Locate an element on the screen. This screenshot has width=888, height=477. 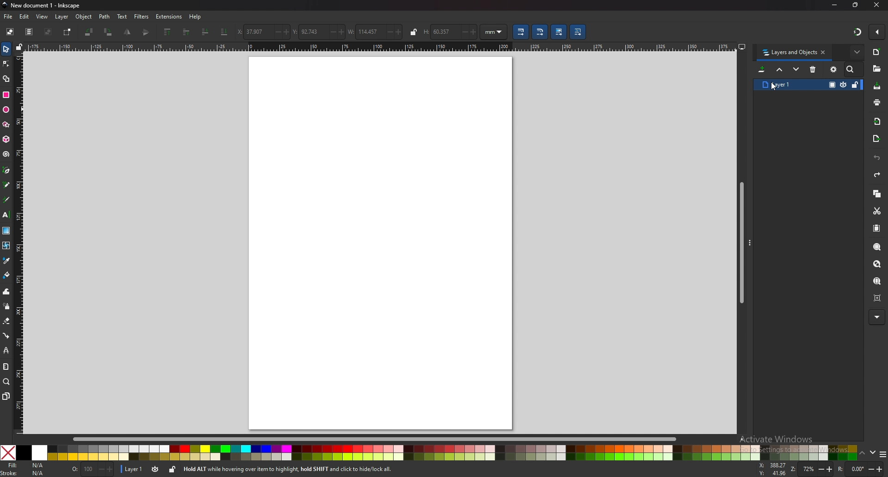
toggle selection box is located at coordinates (67, 32).